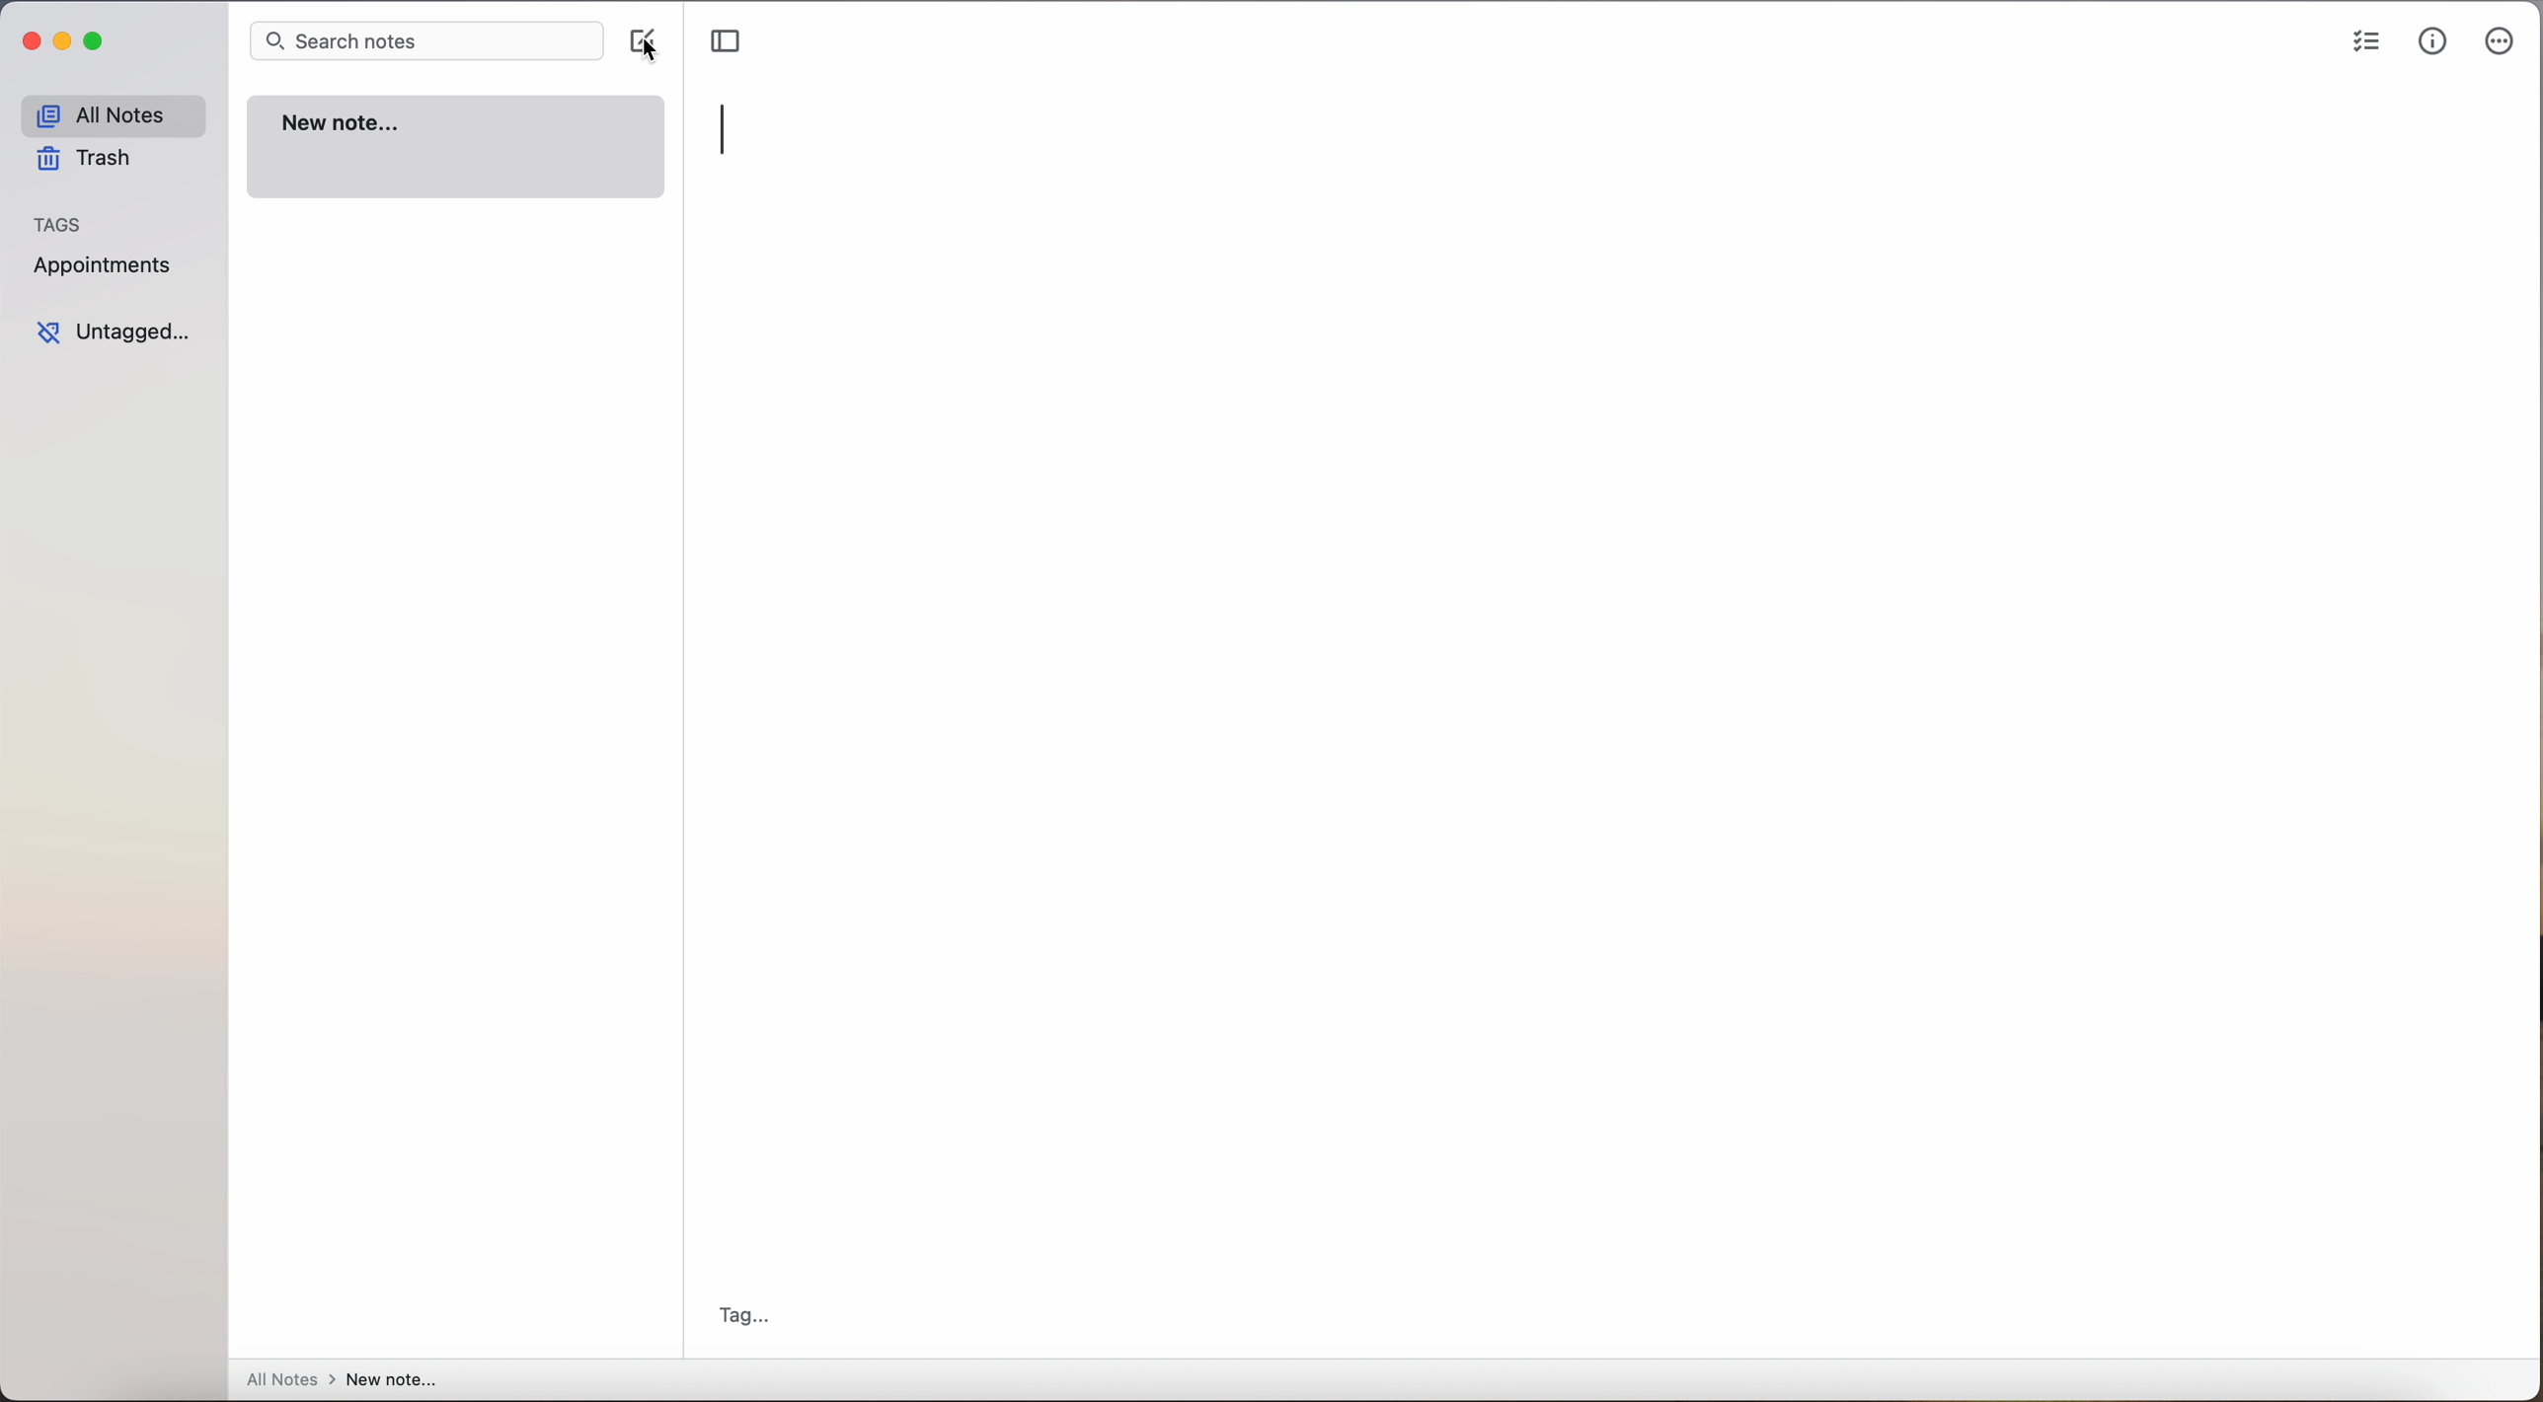 The height and width of the screenshot is (1402, 2543). What do you see at coordinates (717, 125) in the screenshot?
I see `type` at bounding box center [717, 125].